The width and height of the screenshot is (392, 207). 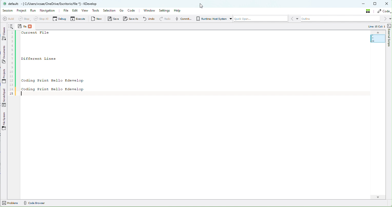 What do you see at coordinates (384, 11) in the screenshot?
I see `code` at bounding box center [384, 11].